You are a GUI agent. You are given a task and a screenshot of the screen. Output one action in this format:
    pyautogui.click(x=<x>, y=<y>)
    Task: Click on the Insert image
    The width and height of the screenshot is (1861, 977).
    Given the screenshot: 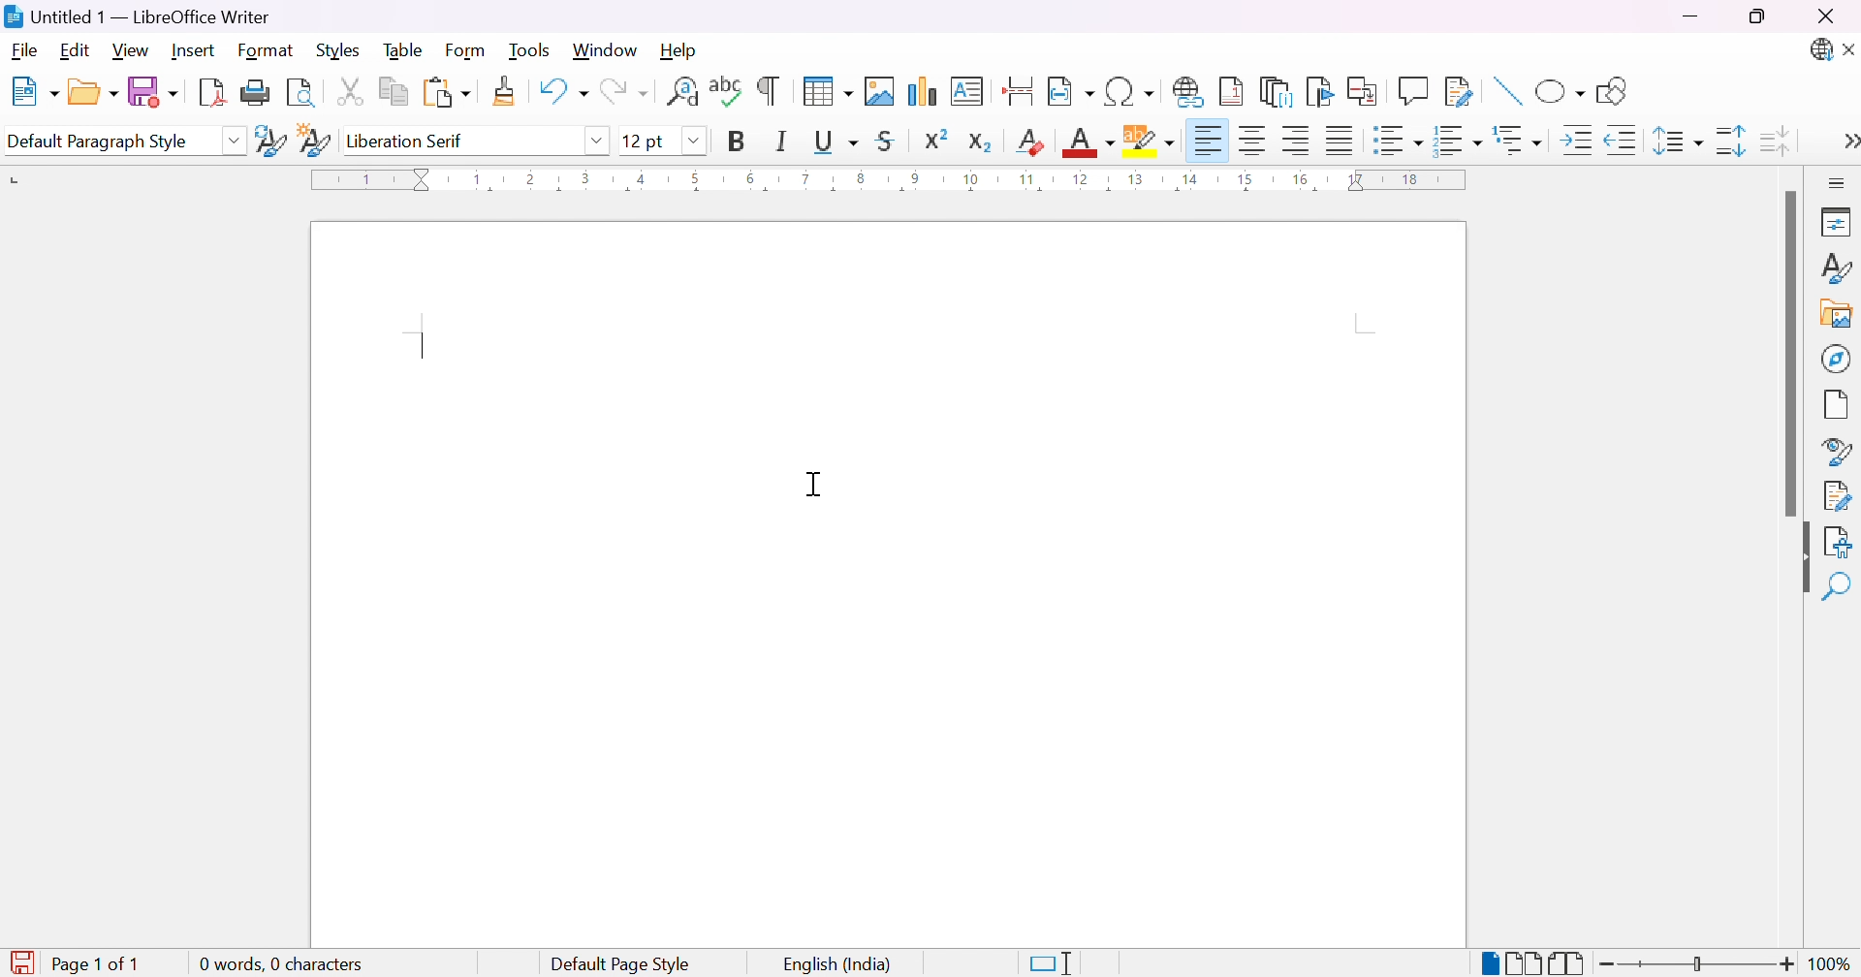 What is the action you would take?
    pyautogui.click(x=881, y=91)
    